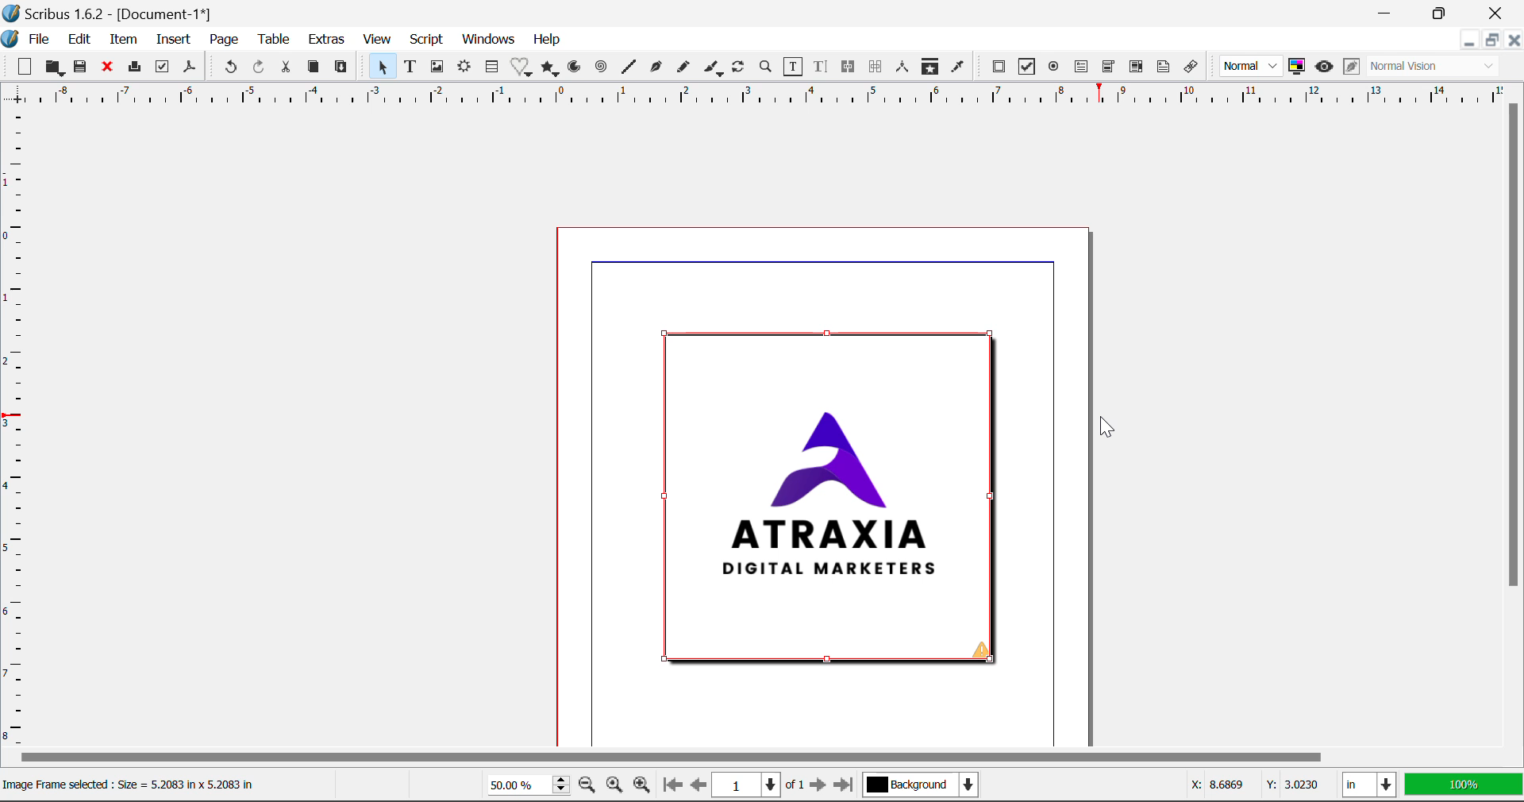  What do you see at coordinates (1000, 68) in the screenshot?
I see `Pdf Push Button` at bounding box center [1000, 68].